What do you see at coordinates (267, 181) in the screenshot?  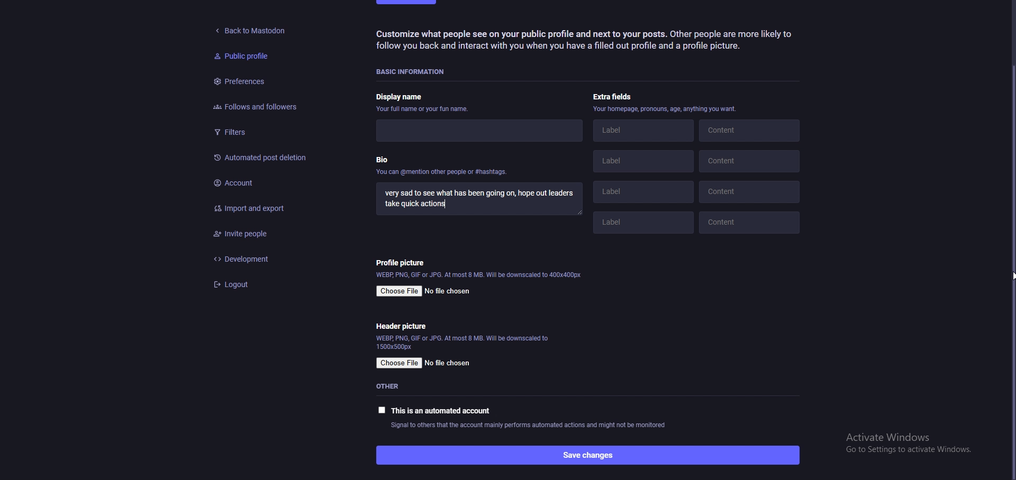 I see `Account` at bounding box center [267, 181].